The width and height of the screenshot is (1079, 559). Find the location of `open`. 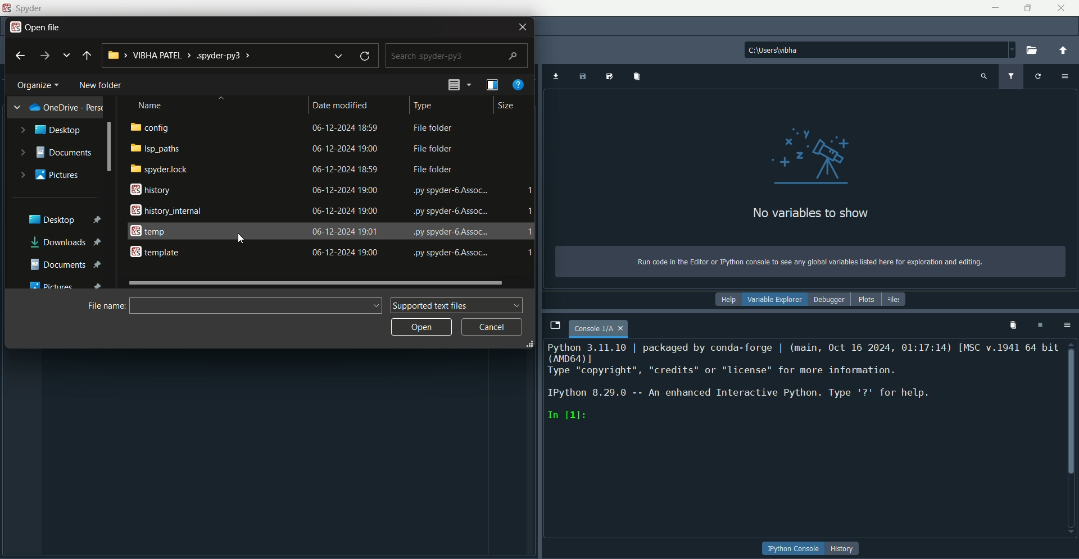

open is located at coordinates (421, 327).